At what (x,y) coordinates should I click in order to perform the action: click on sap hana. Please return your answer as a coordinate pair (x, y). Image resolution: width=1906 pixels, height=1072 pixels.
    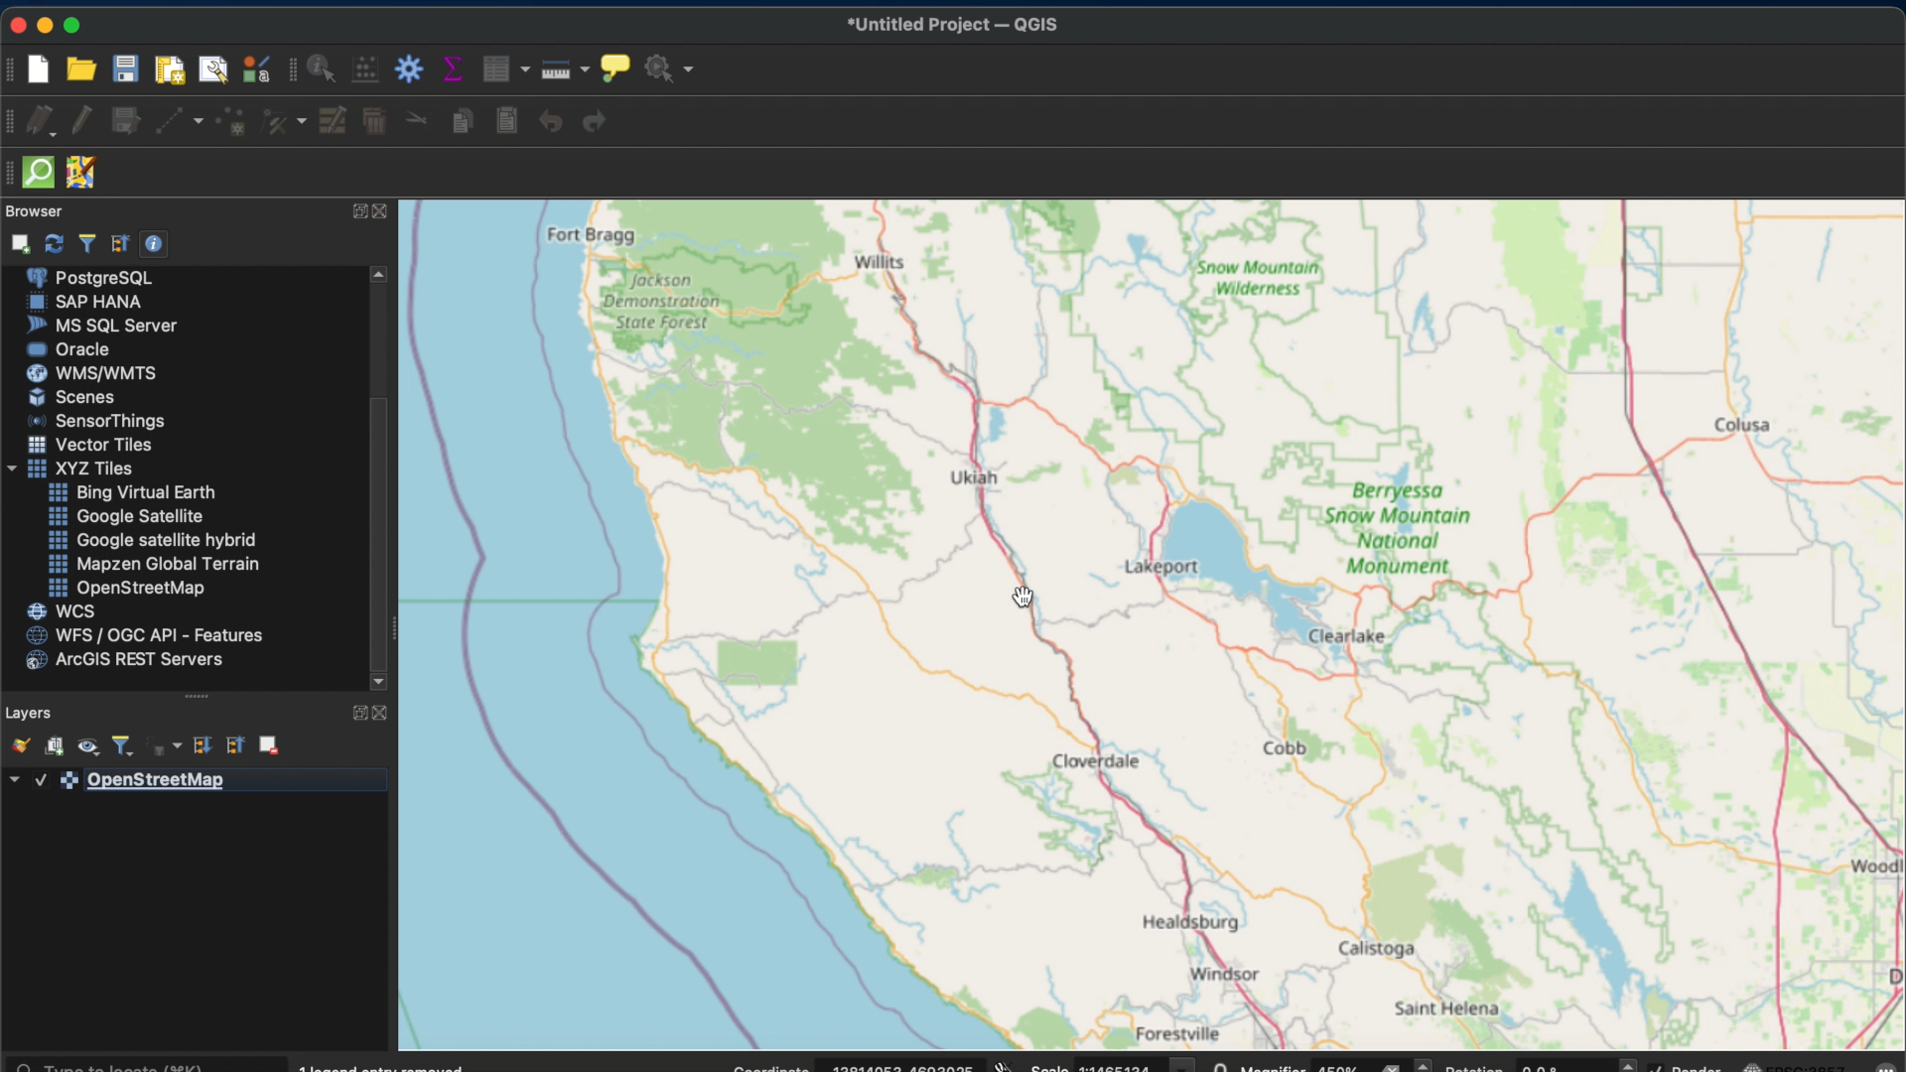
    Looking at the image, I should click on (85, 302).